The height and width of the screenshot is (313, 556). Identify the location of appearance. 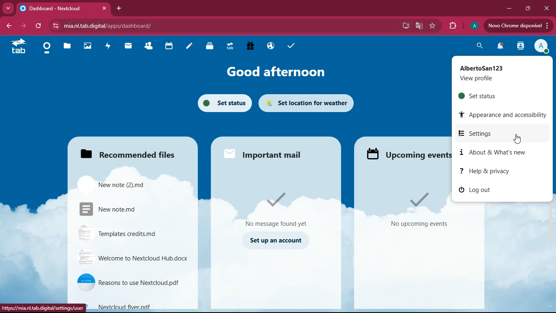
(504, 115).